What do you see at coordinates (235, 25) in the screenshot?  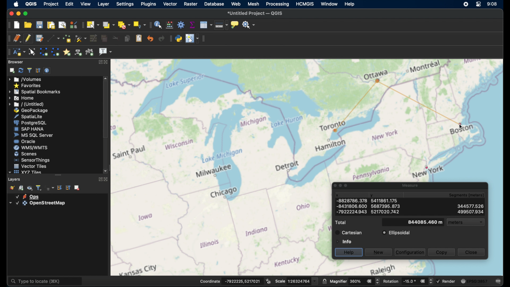 I see `show map tips` at bounding box center [235, 25].